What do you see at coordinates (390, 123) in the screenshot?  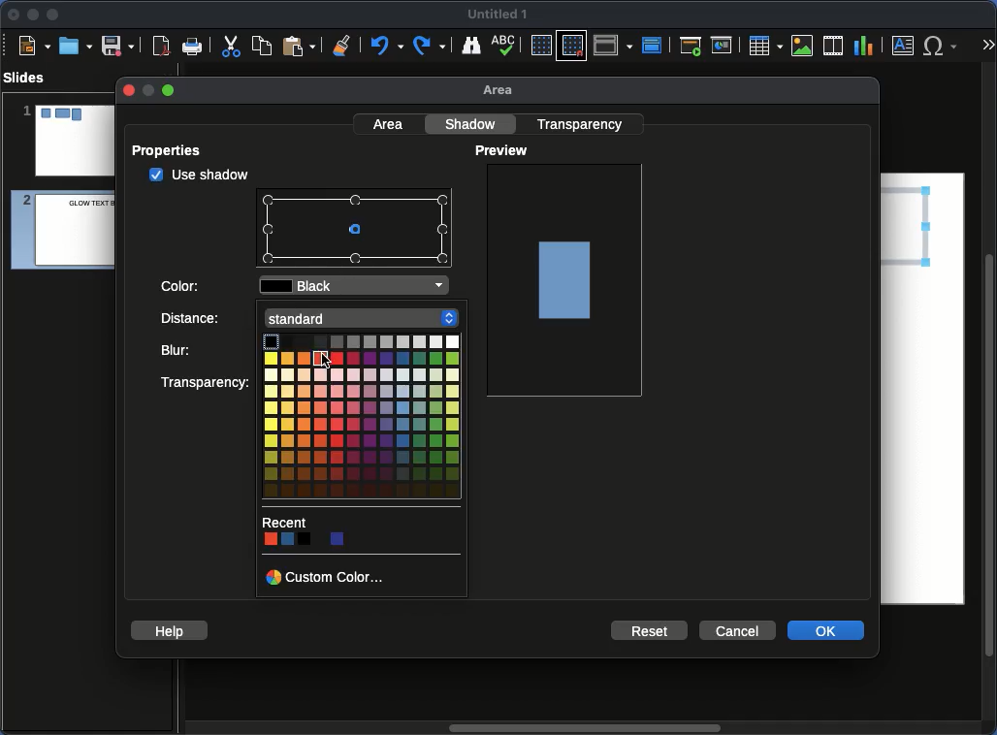 I see `Area` at bounding box center [390, 123].